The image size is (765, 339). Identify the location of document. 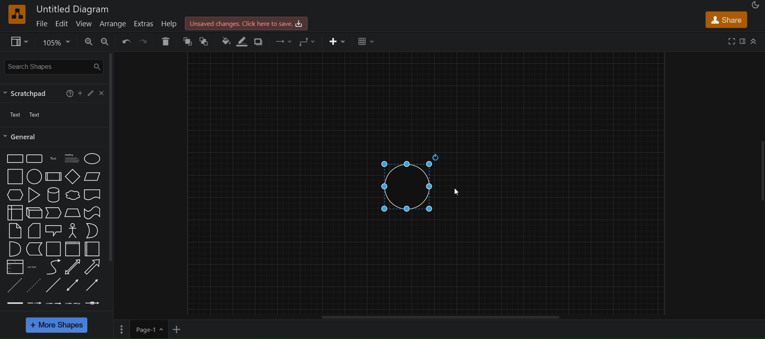
(94, 195).